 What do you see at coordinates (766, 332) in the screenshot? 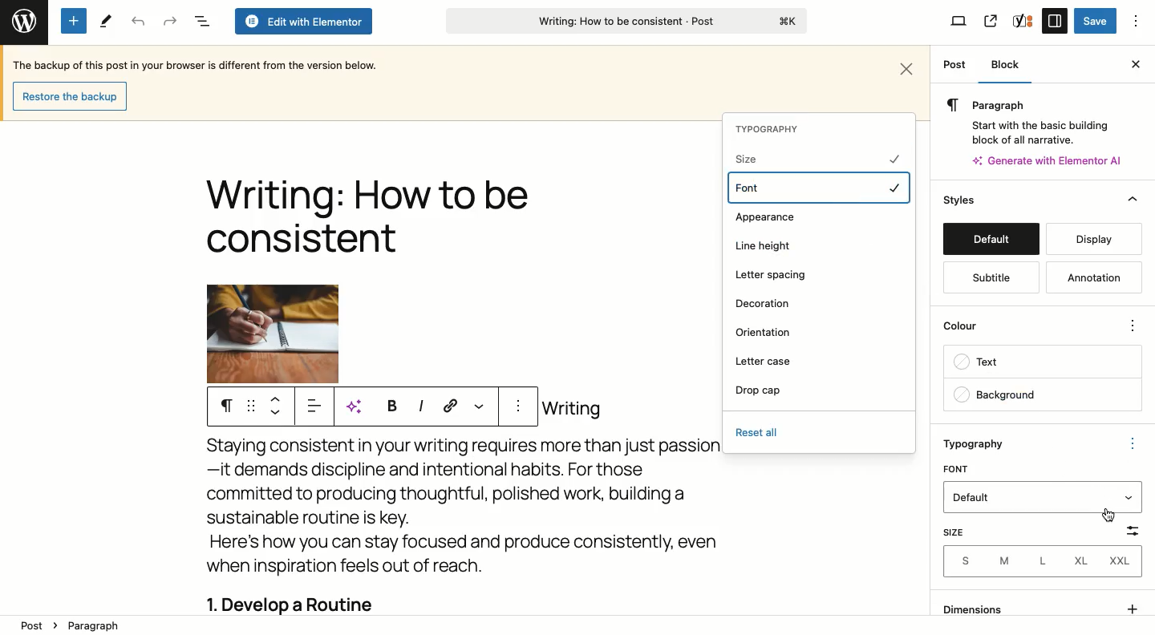
I see `Orientation` at bounding box center [766, 332].